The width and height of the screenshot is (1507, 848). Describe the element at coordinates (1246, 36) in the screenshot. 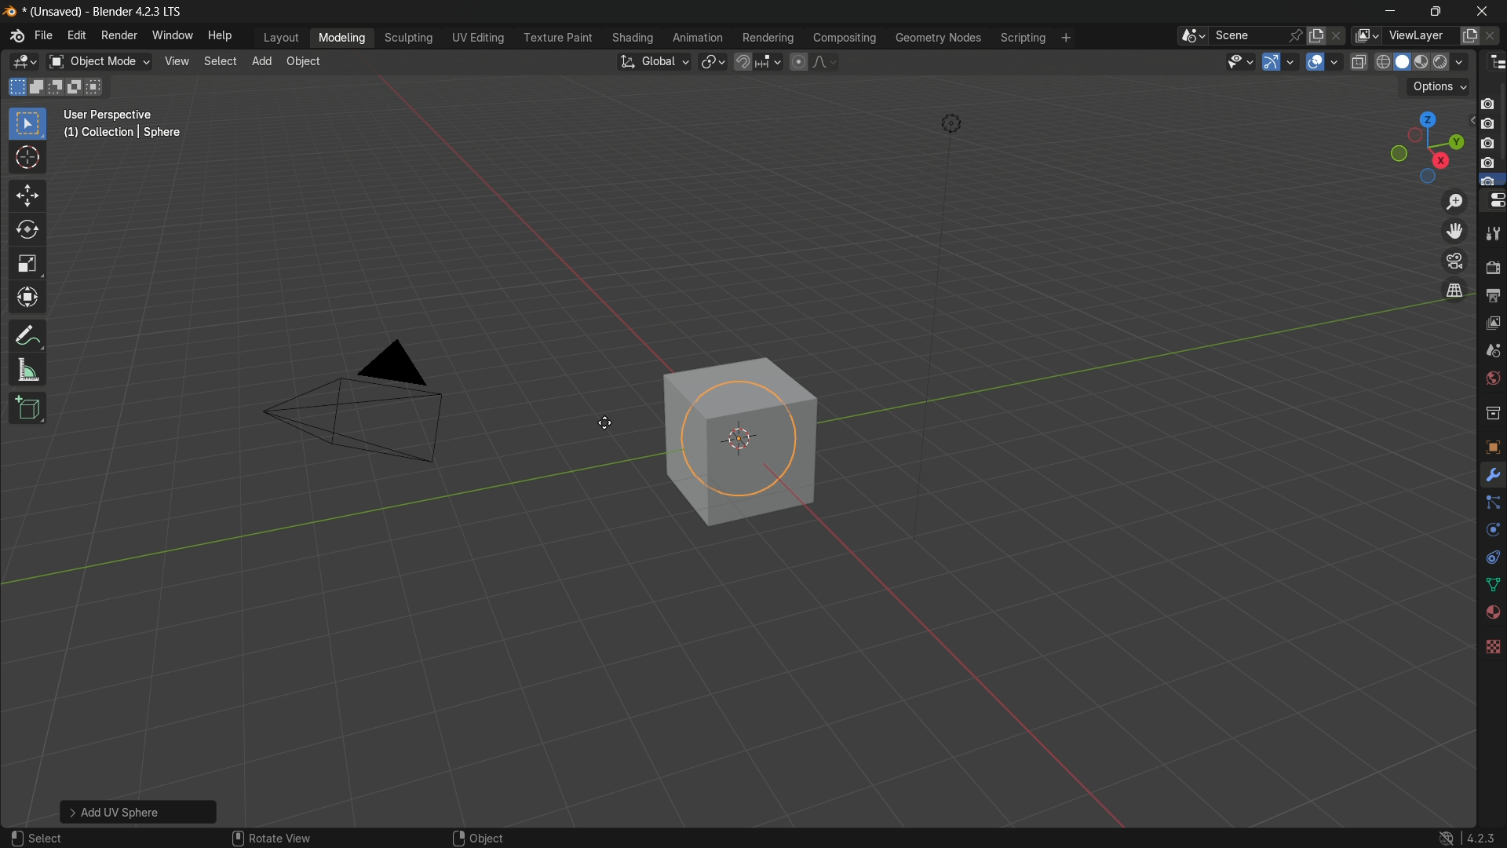

I see `scene name` at that location.